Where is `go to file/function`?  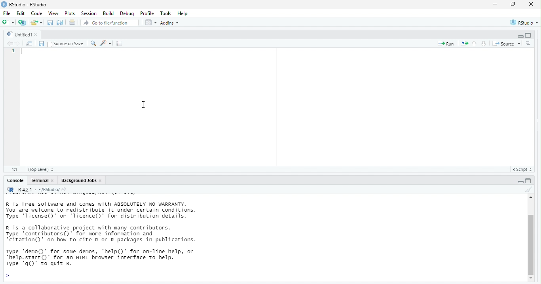
go to file/function is located at coordinates (109, 23).